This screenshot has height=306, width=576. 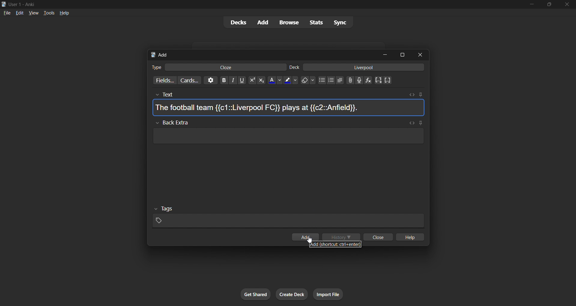 What do you see at coordinates (409, 237) in the screenshot?
I see `help` at bounding box center [409, 237].